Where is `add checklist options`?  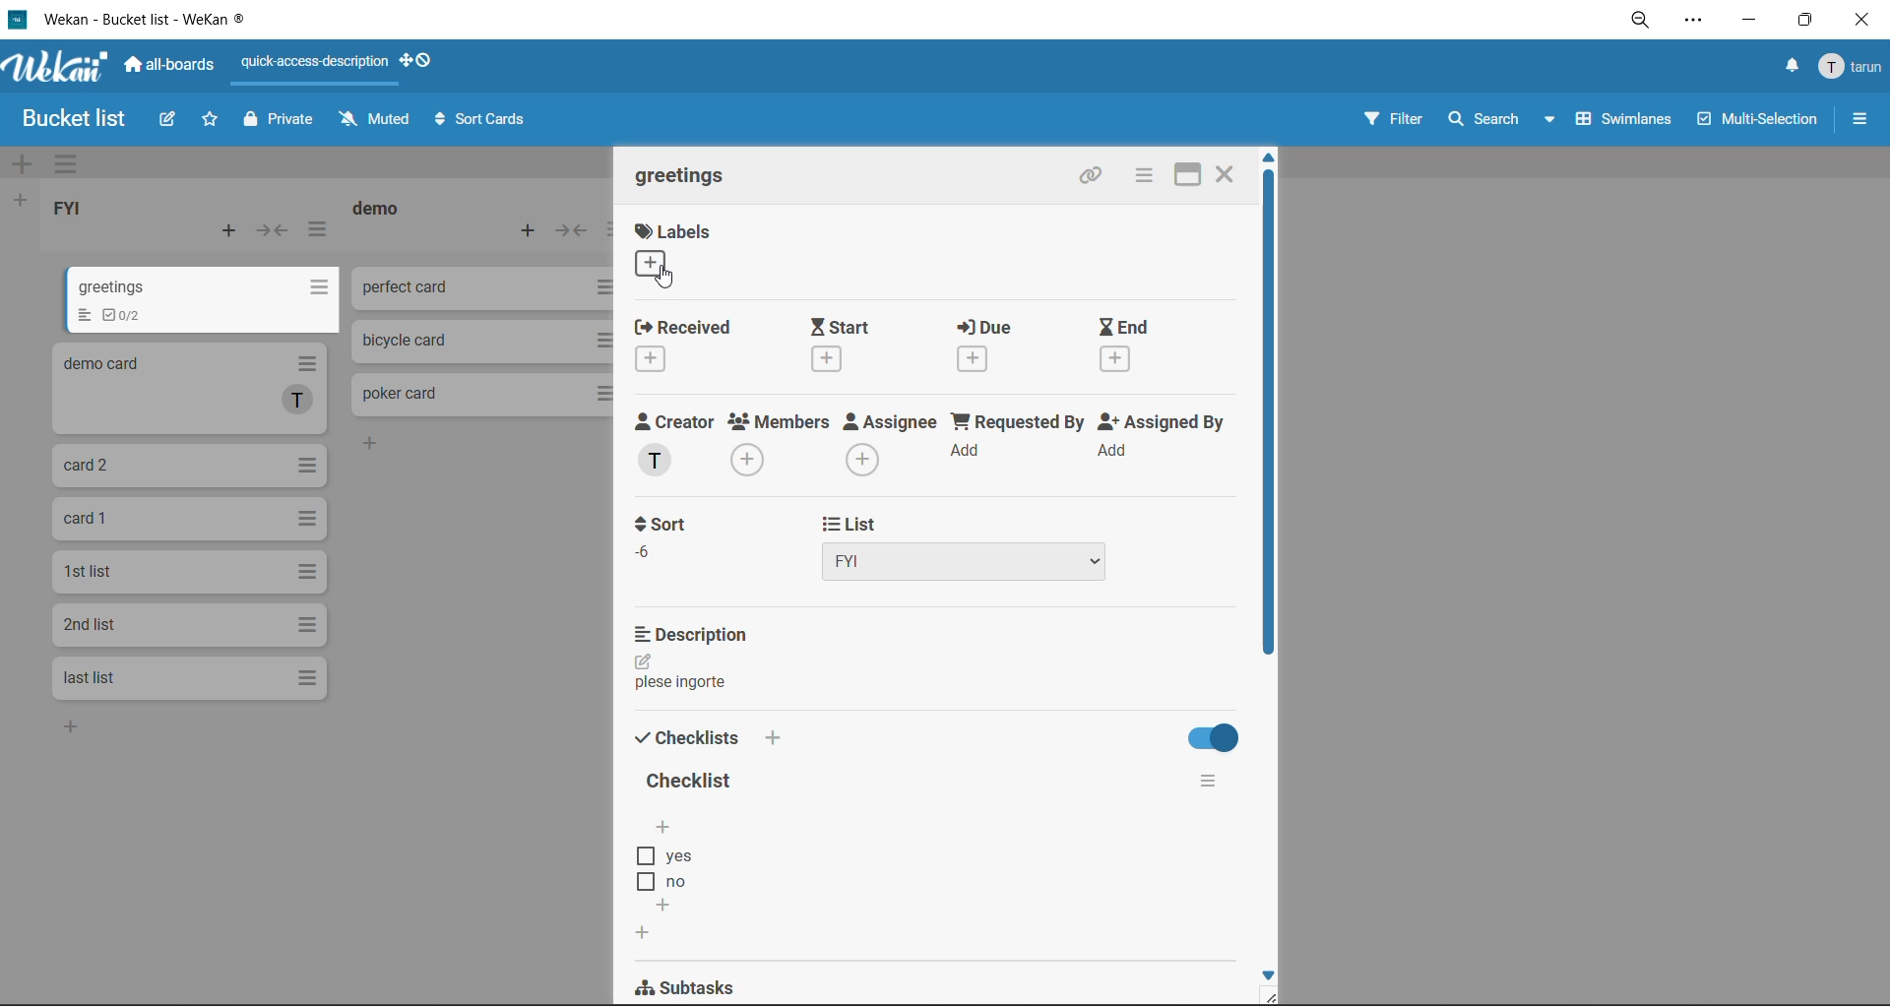
add checklist options is located at coordinates (667, 904).